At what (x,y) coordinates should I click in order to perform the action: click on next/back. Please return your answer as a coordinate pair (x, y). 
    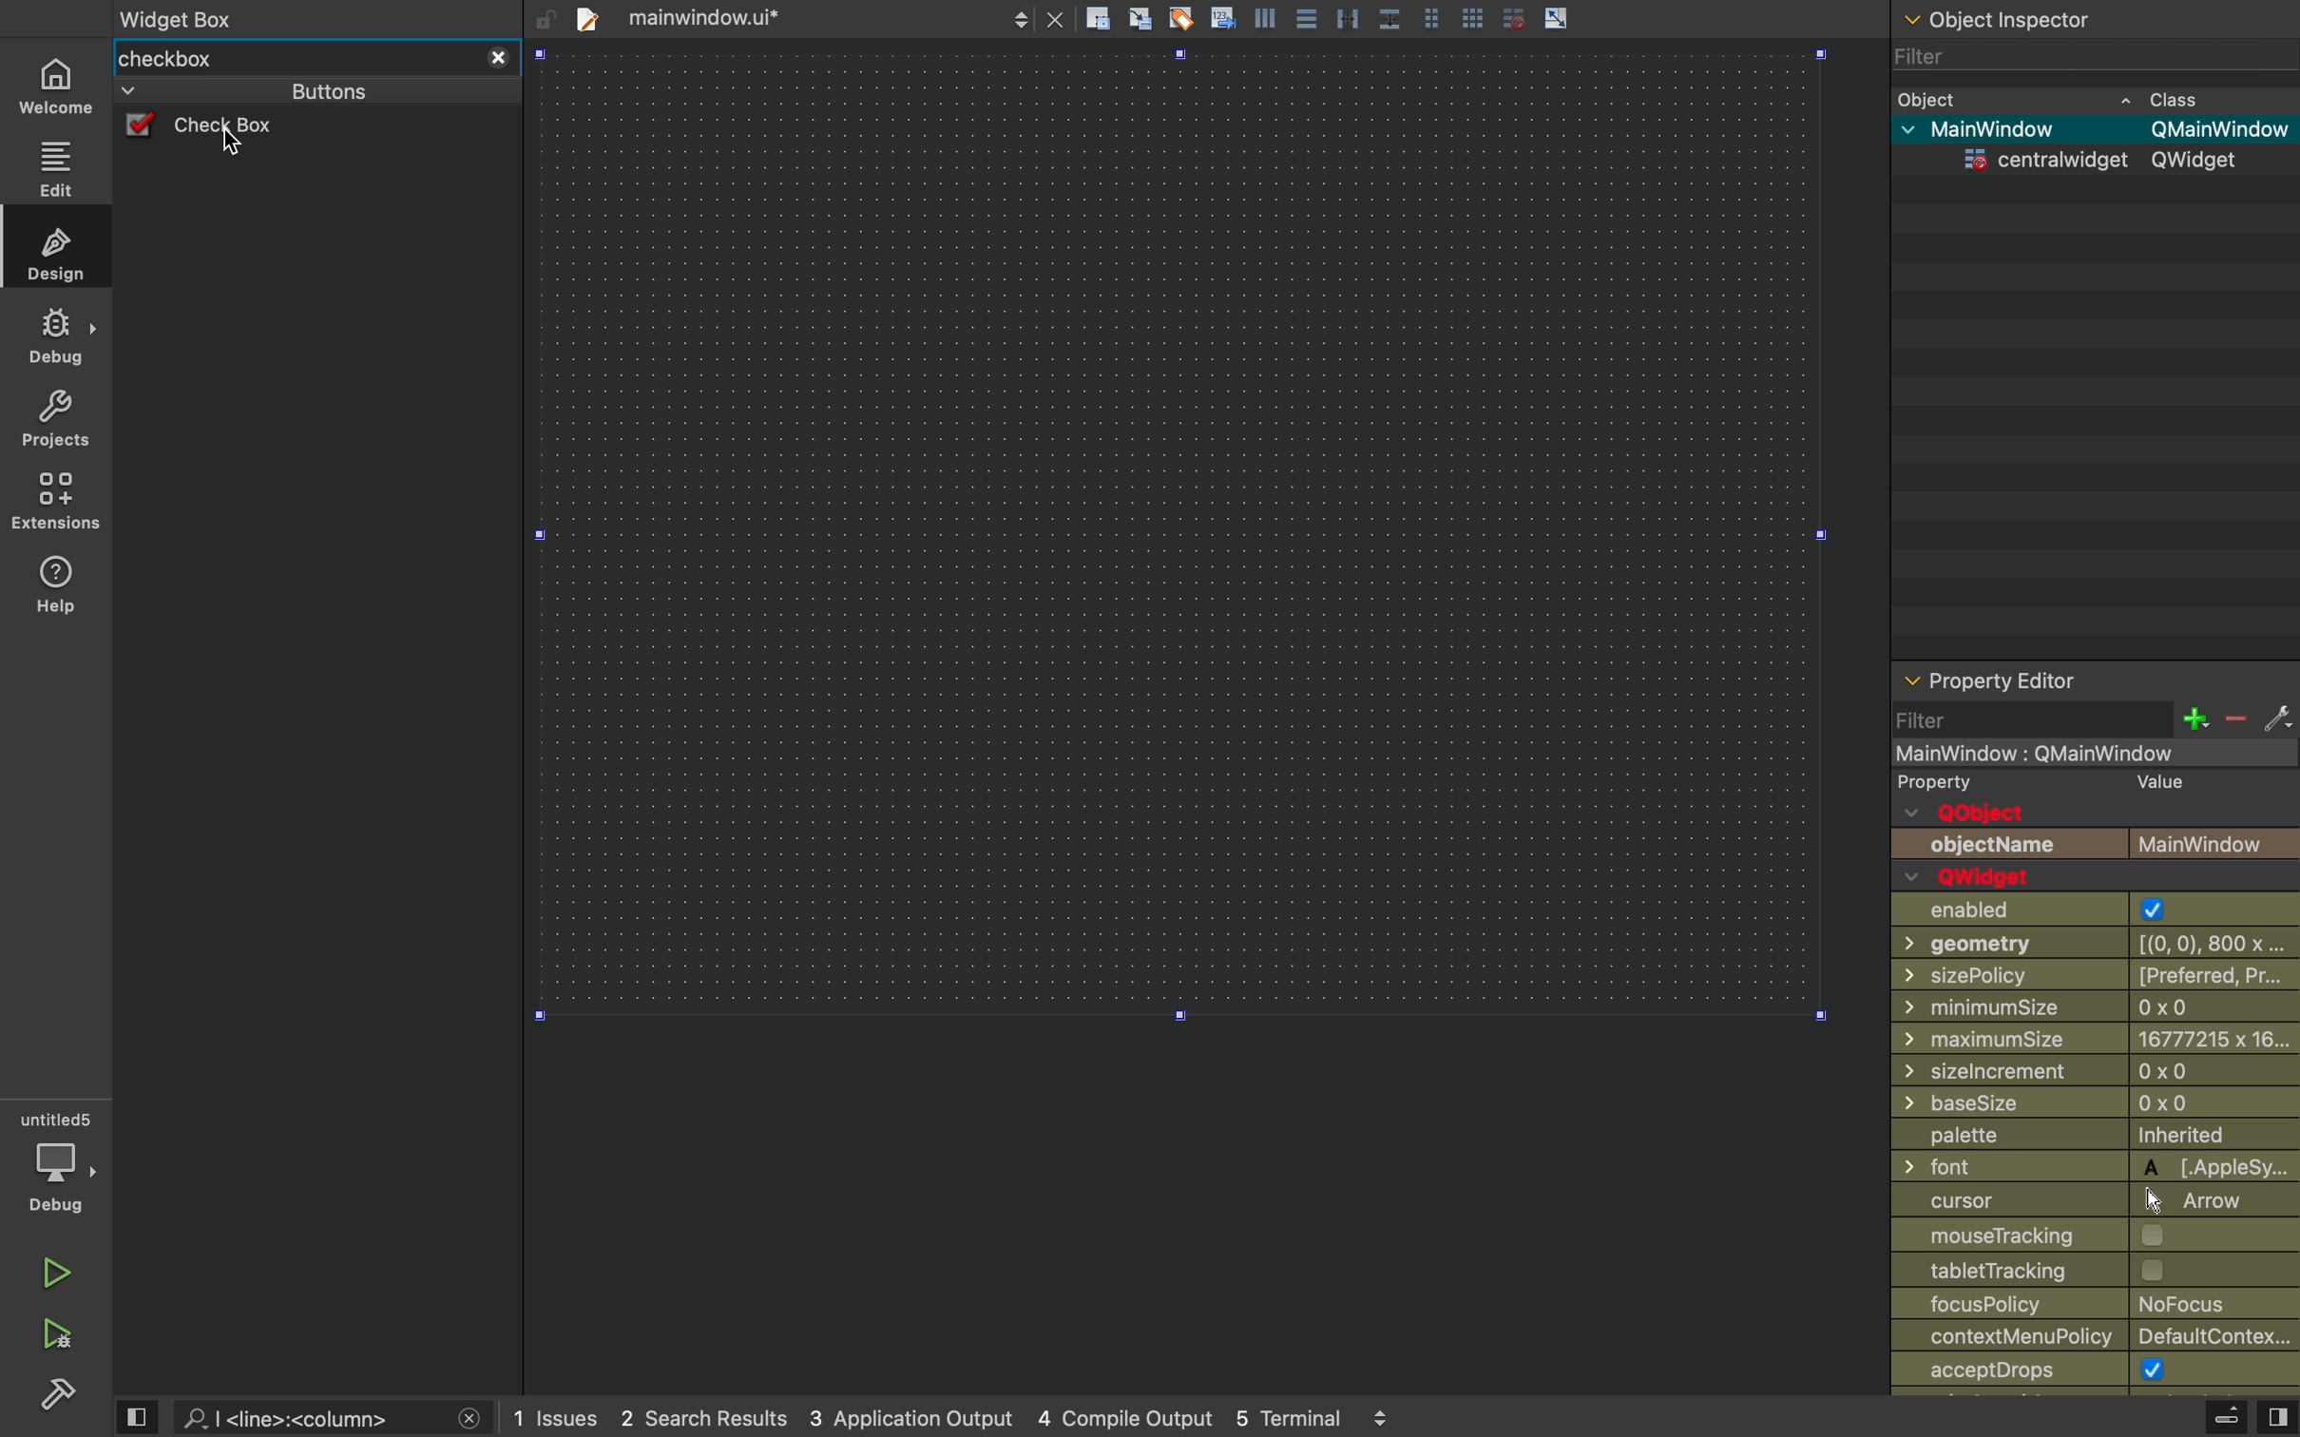
    Looking at the image, I should click on (1021, 17).